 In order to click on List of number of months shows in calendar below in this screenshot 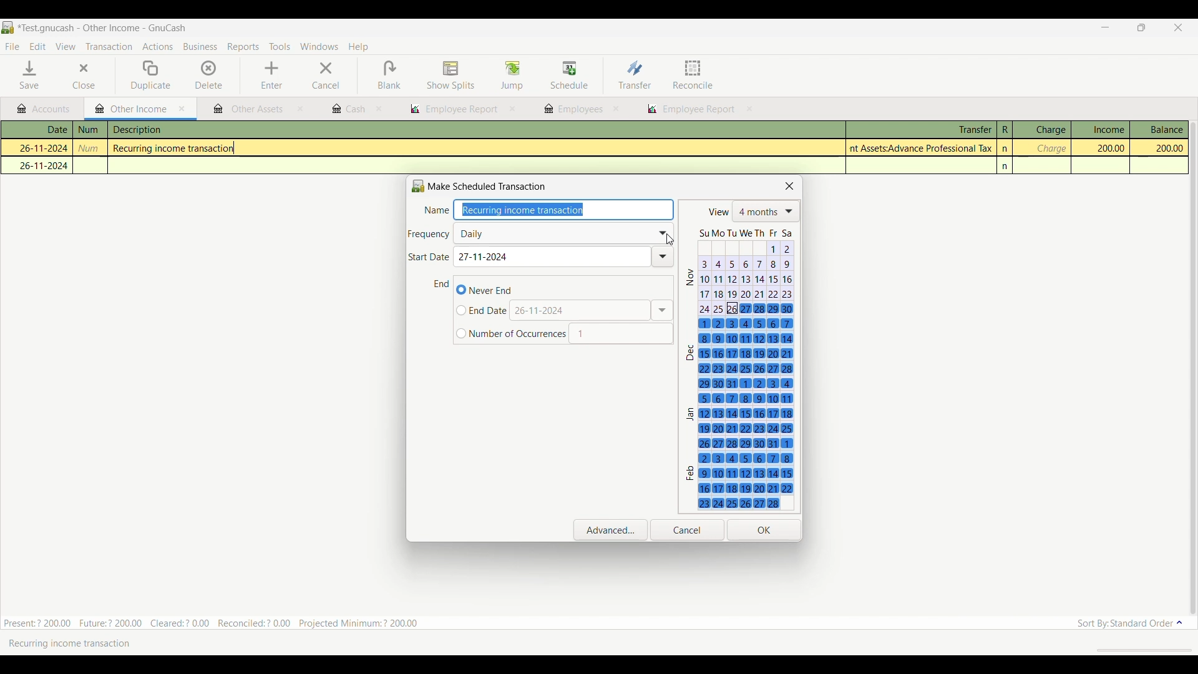, I will do `click(766, 212)`.